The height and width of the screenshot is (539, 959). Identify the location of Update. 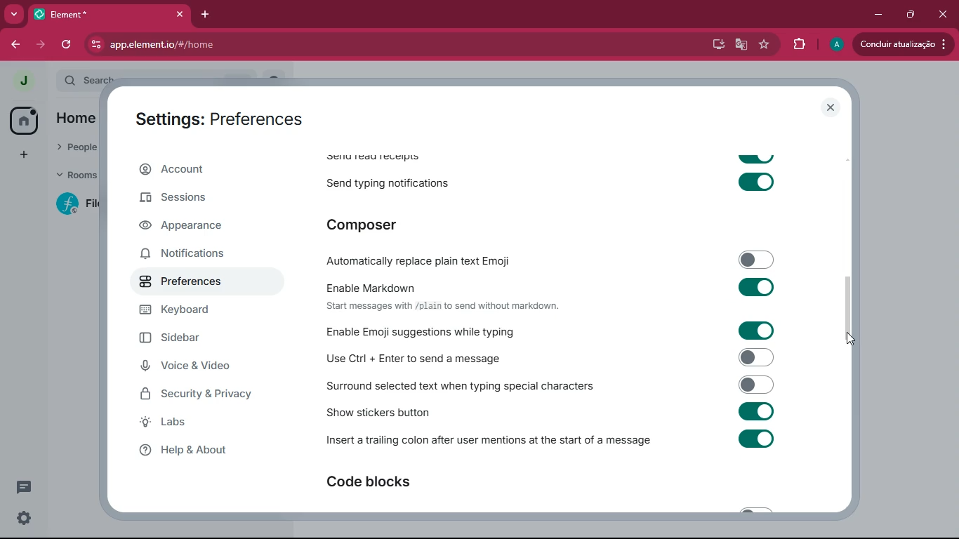
(905, 44).